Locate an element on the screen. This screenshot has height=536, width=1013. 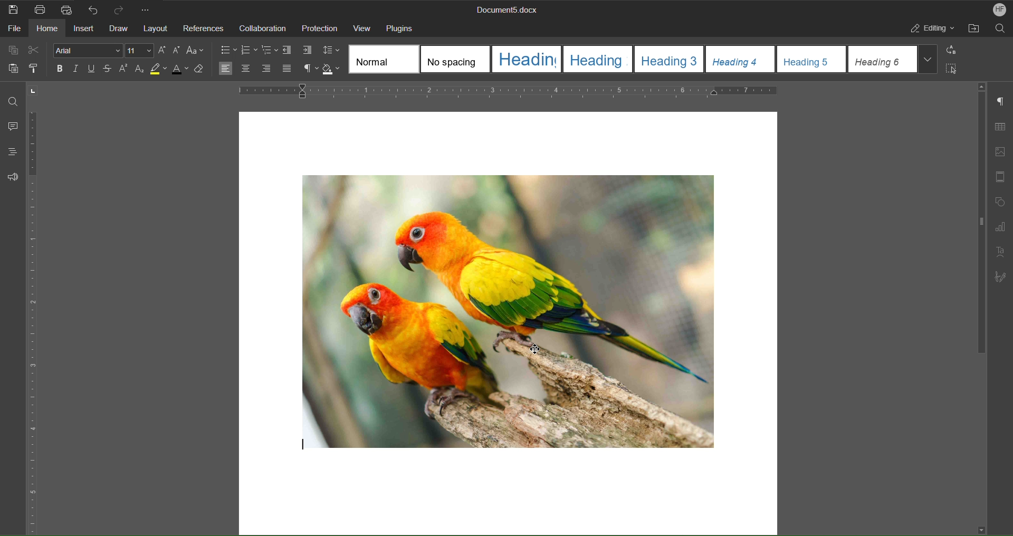
Home is located at coordinates (48, 30).